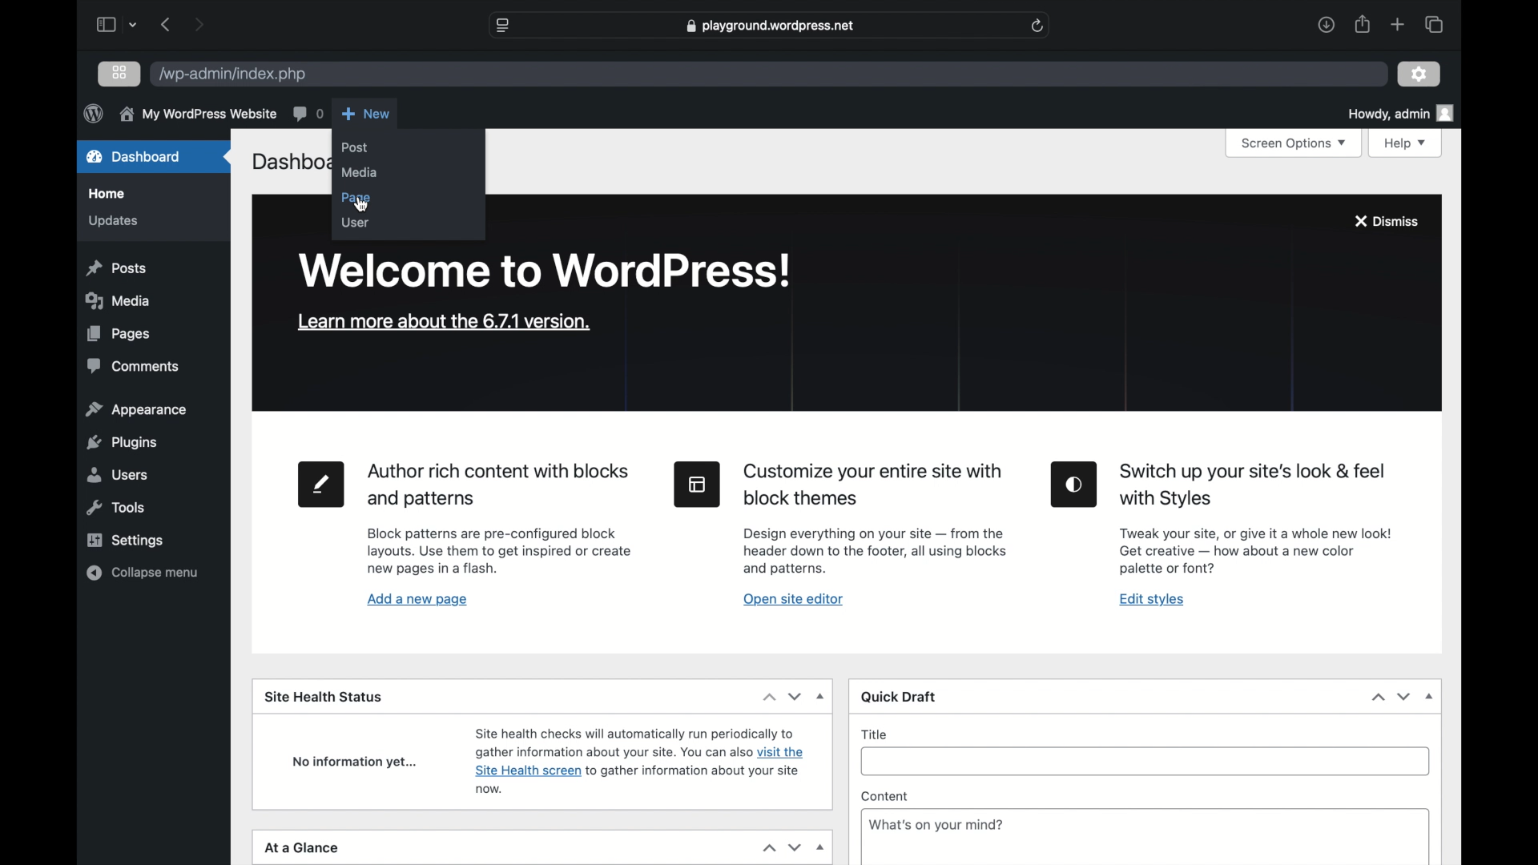 This screenshot has height=865, width=1538. I want to click on next page, so click(199, 24).